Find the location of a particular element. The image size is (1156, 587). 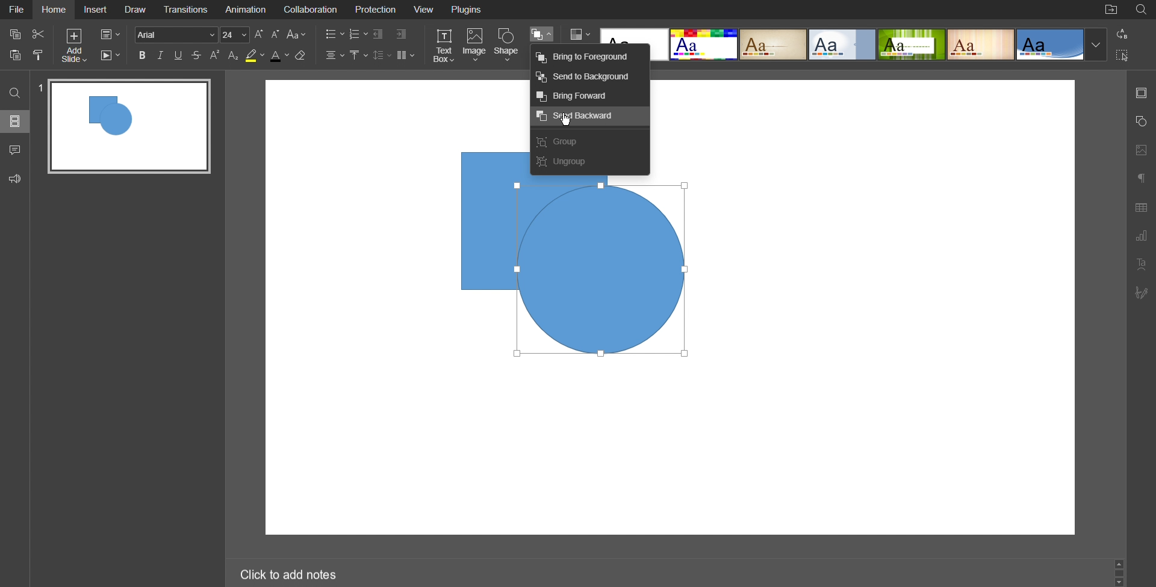

Increase Font is located at coordinates (259, 34).